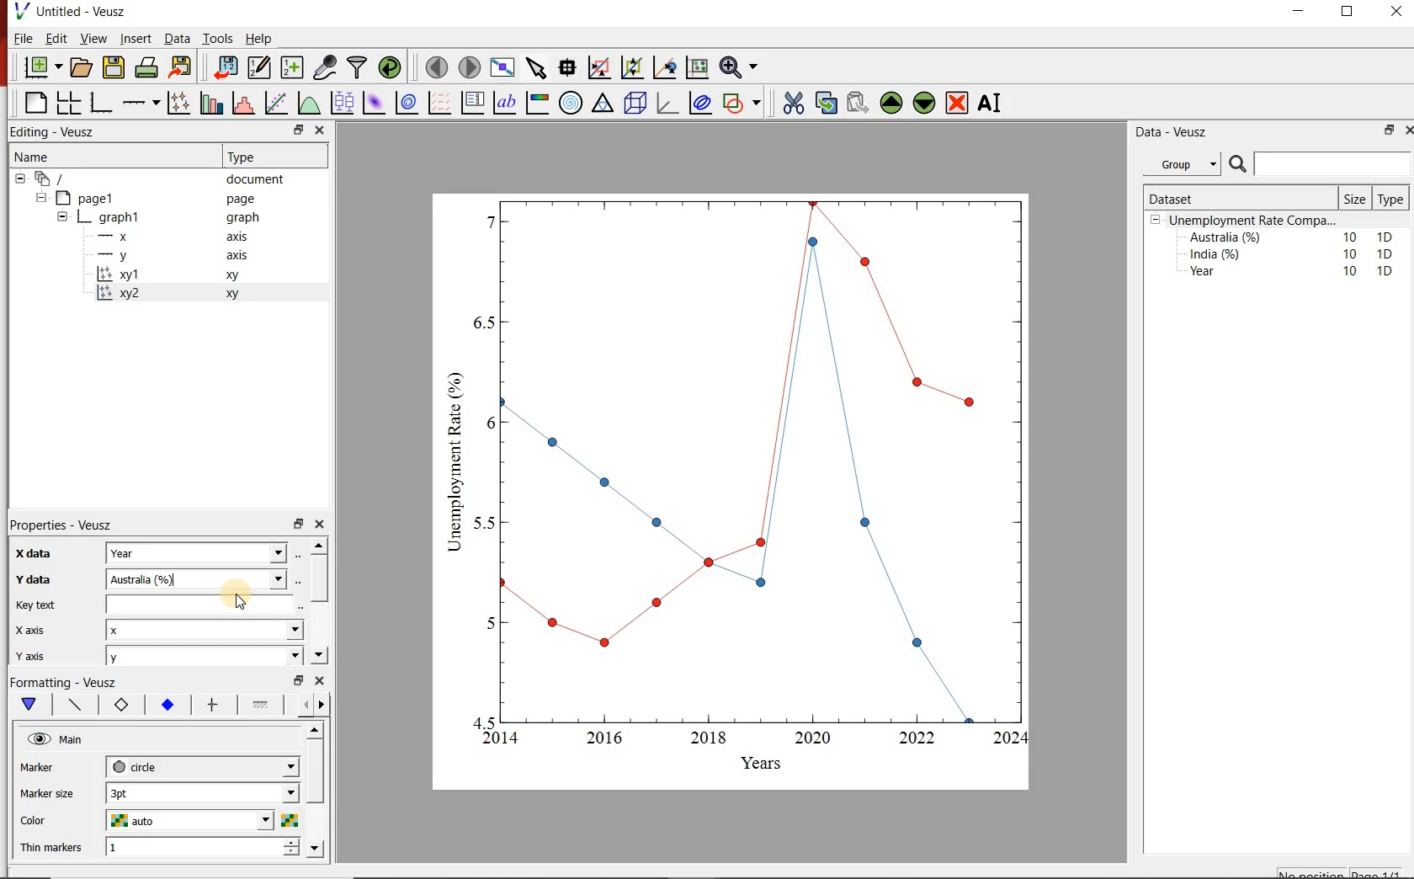  Describe the element at coordinates (1296, 273) in the screenshot. I see `Year 10 1D` at that location.